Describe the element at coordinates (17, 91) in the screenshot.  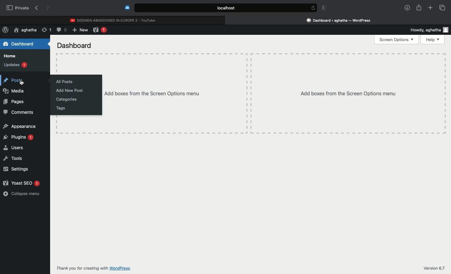
I see `Media` at that location.